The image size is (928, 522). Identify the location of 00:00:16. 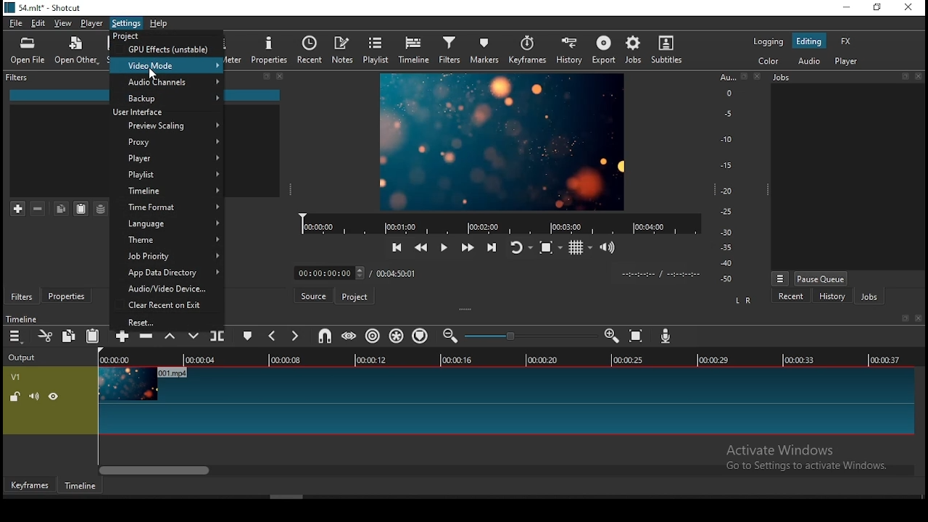
(457, 360).